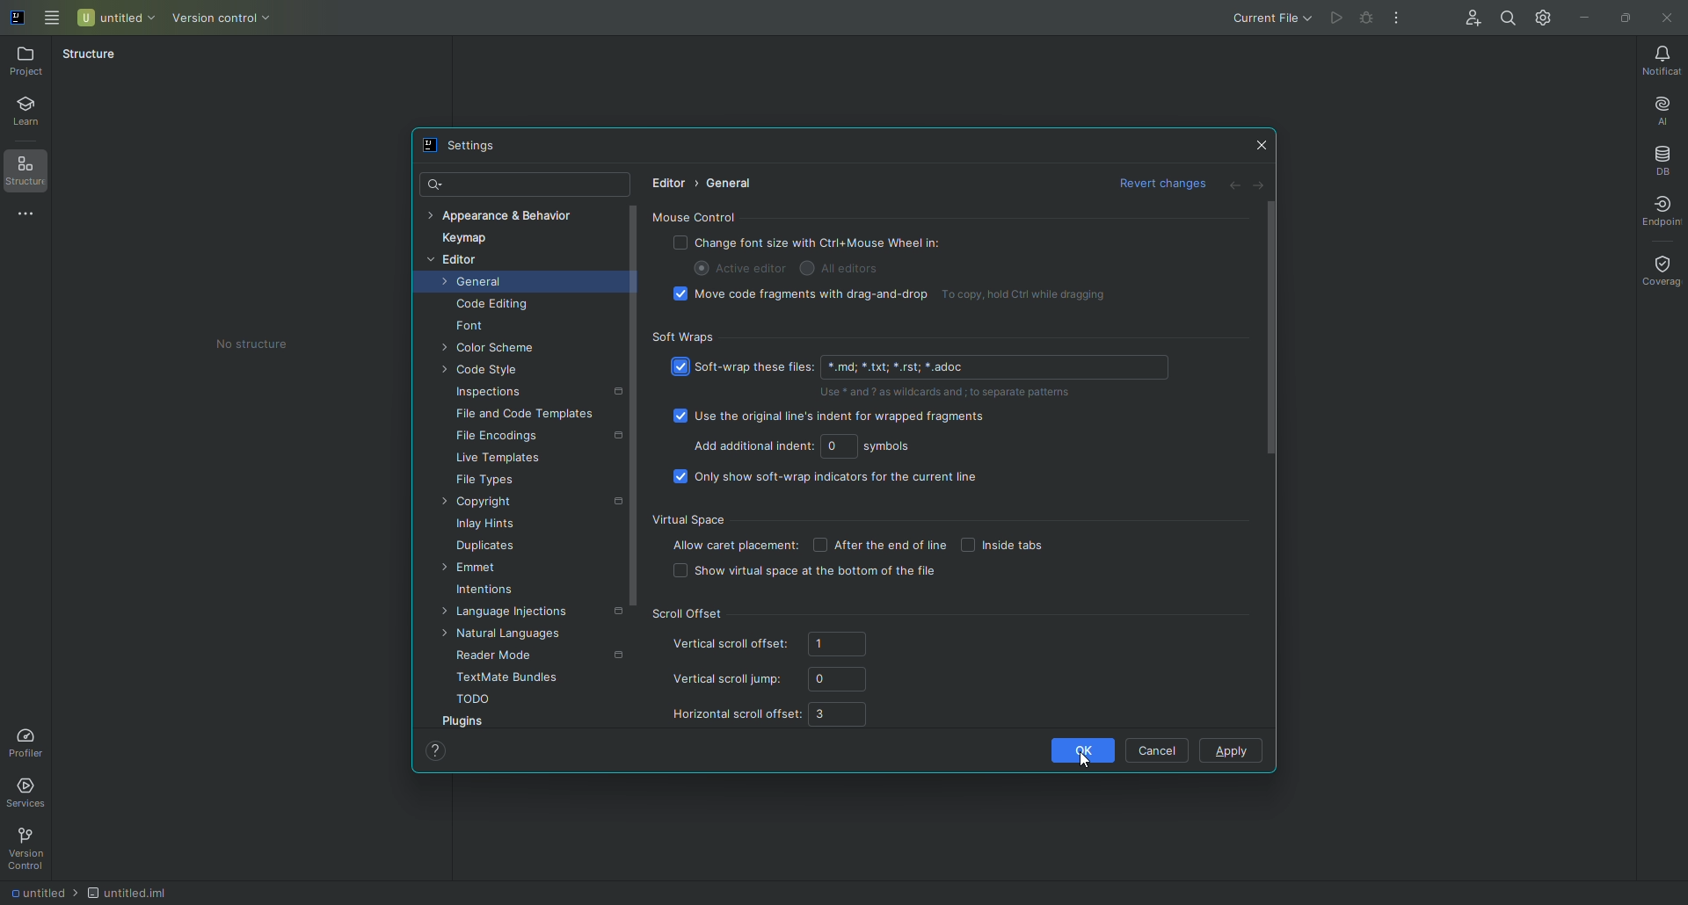  I want to click on Tick, so click(680, 366).